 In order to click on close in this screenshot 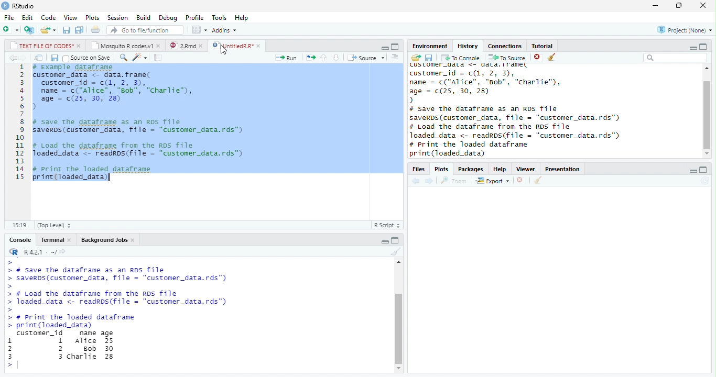, I will do `click(522, 180)`.